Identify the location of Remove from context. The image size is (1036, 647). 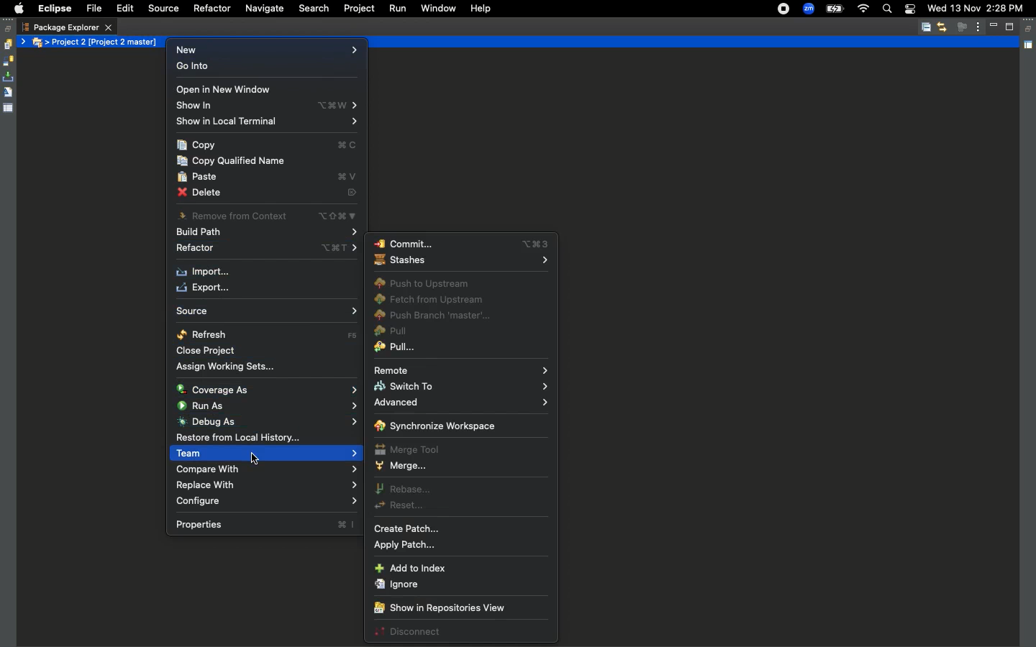
(271, 216).